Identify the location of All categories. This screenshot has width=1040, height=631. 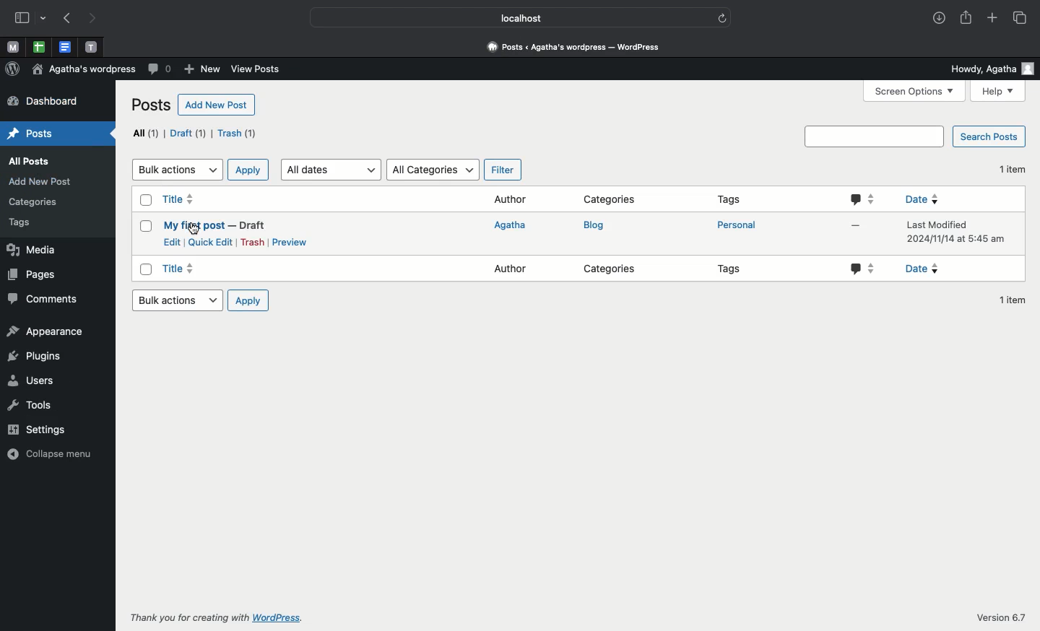
(432, 169).